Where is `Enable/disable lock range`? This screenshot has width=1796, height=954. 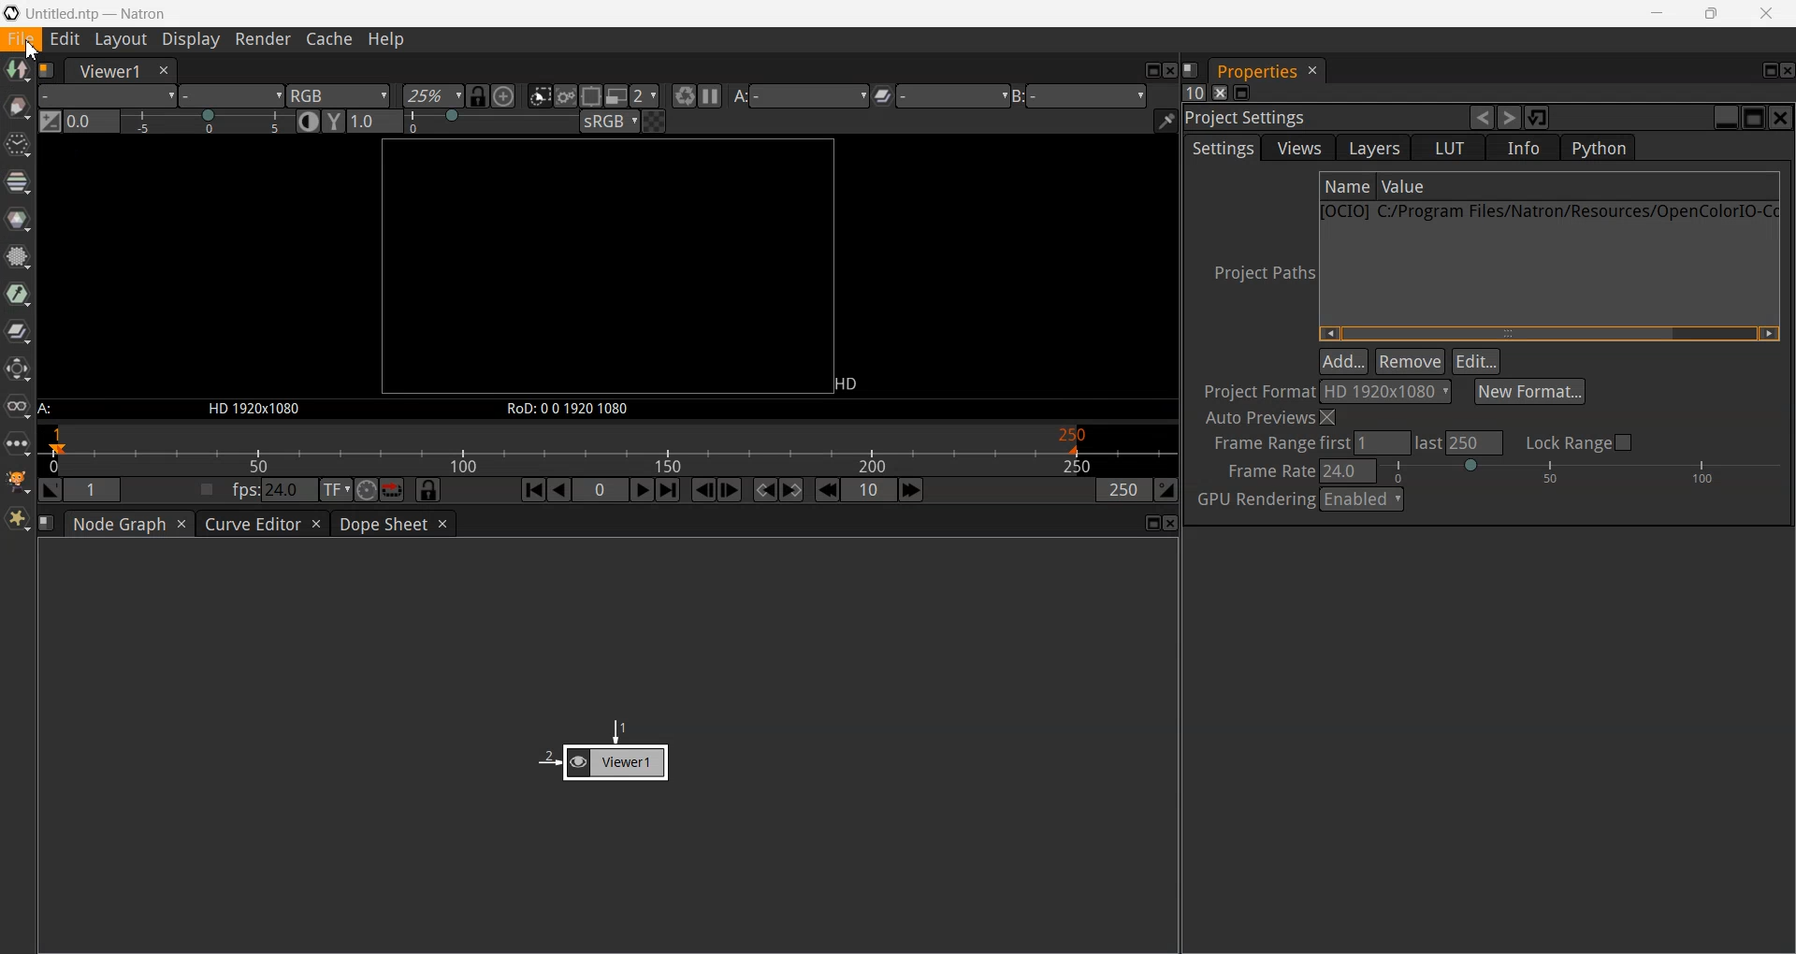 Enable/disable lock range is located at coordinates (1583, 441).